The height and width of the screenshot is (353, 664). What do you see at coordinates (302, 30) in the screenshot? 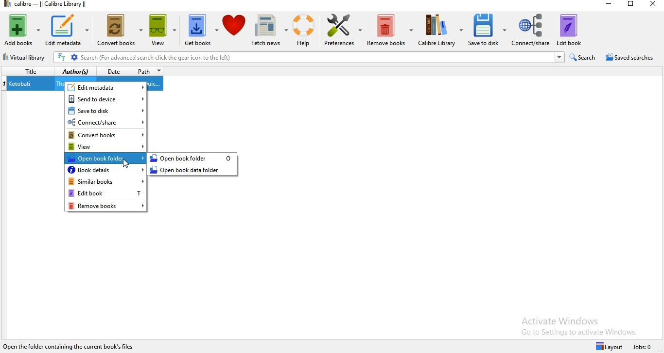
I see `help` at bounding box center [302, 30].